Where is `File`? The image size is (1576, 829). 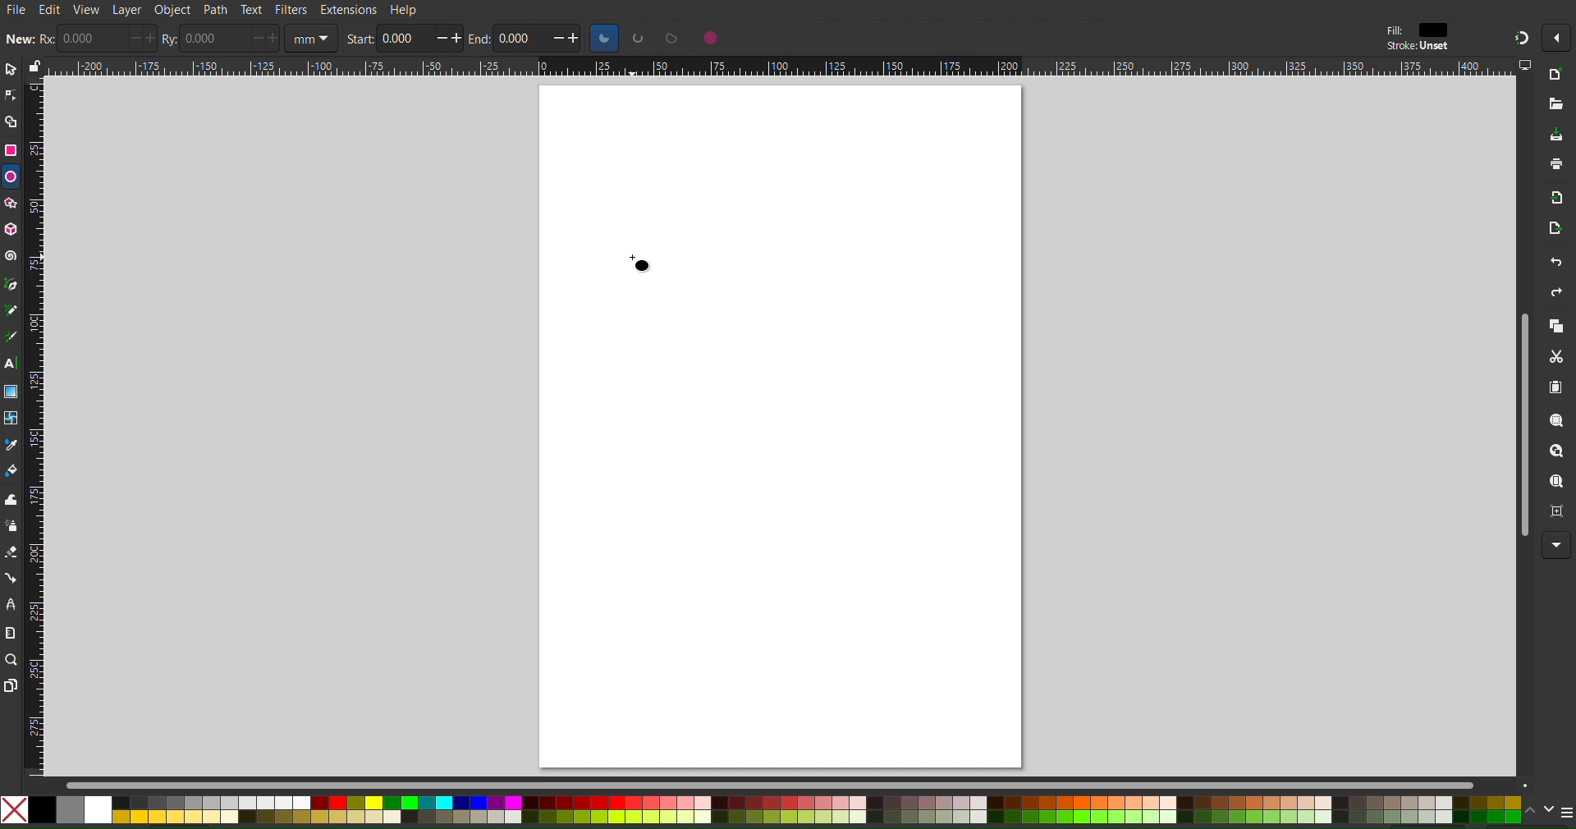 File is located at coordinates (16, 11).